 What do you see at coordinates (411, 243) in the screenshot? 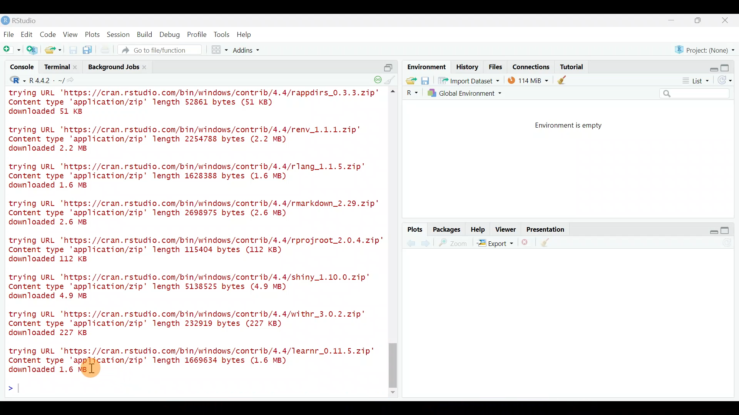
I see `next plot` at bounding box center [411, 243].